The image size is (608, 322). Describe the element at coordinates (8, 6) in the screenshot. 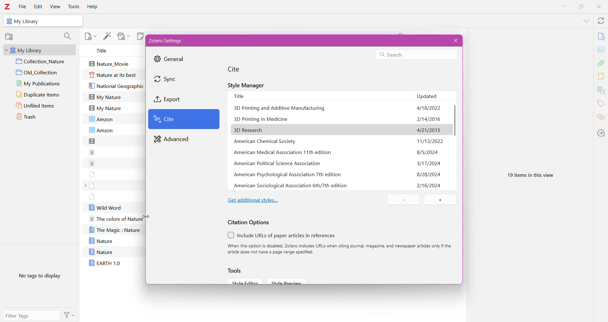

I see `Zotero` at that location.